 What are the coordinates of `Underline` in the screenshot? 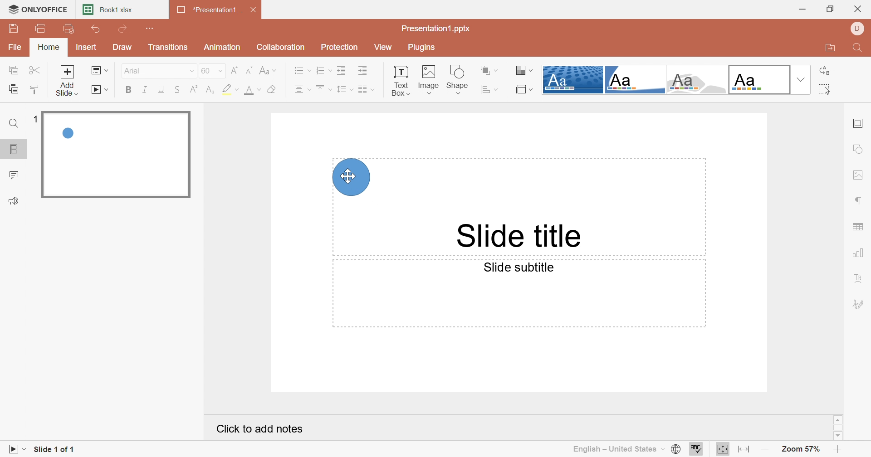 It's located at (162, 89).